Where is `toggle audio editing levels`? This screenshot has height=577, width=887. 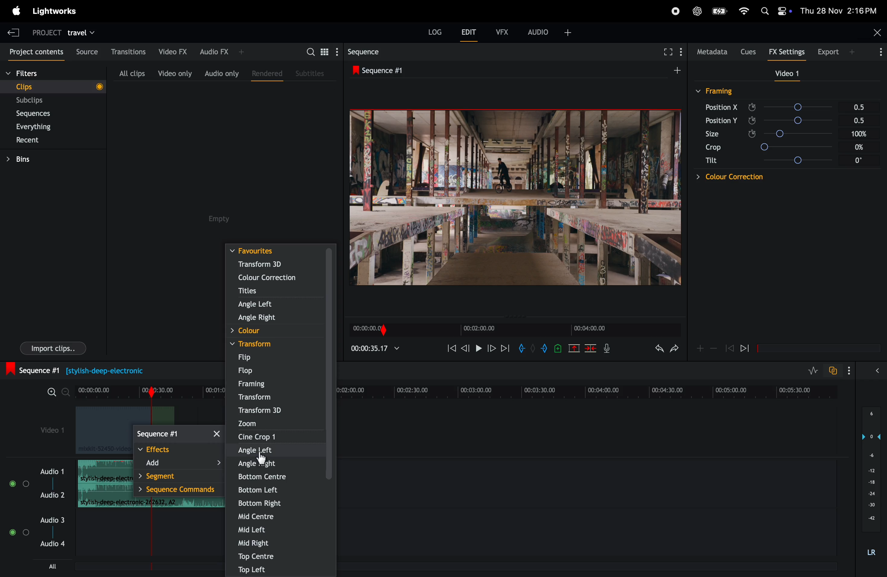
toggle audio editing levels is located at coordinates (814, 371).